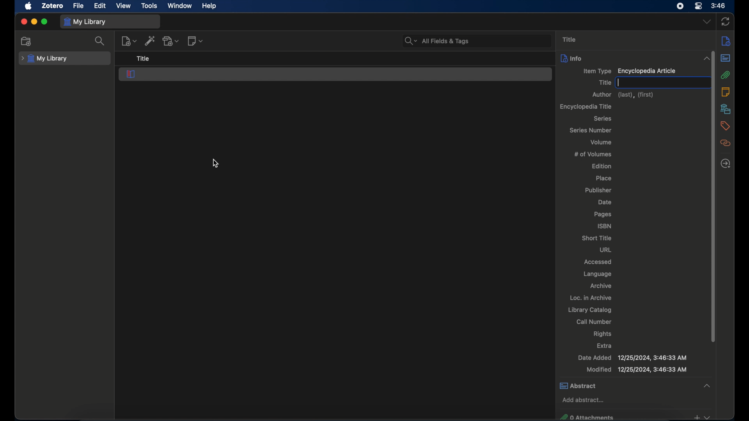 The height and width of the screenshot is (421, 749). Describe the element at coordinates (605, 202) in the screenshot. I see `date` at that location.